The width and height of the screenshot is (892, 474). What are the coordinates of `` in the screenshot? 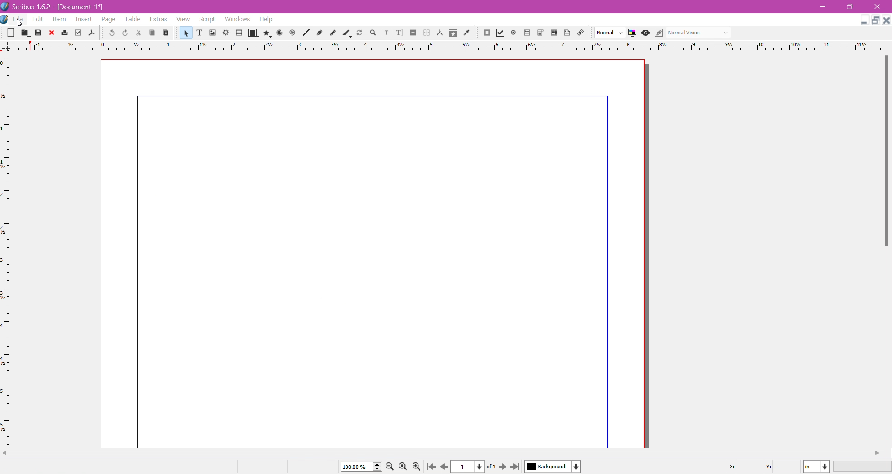 It's located at (92, 33).